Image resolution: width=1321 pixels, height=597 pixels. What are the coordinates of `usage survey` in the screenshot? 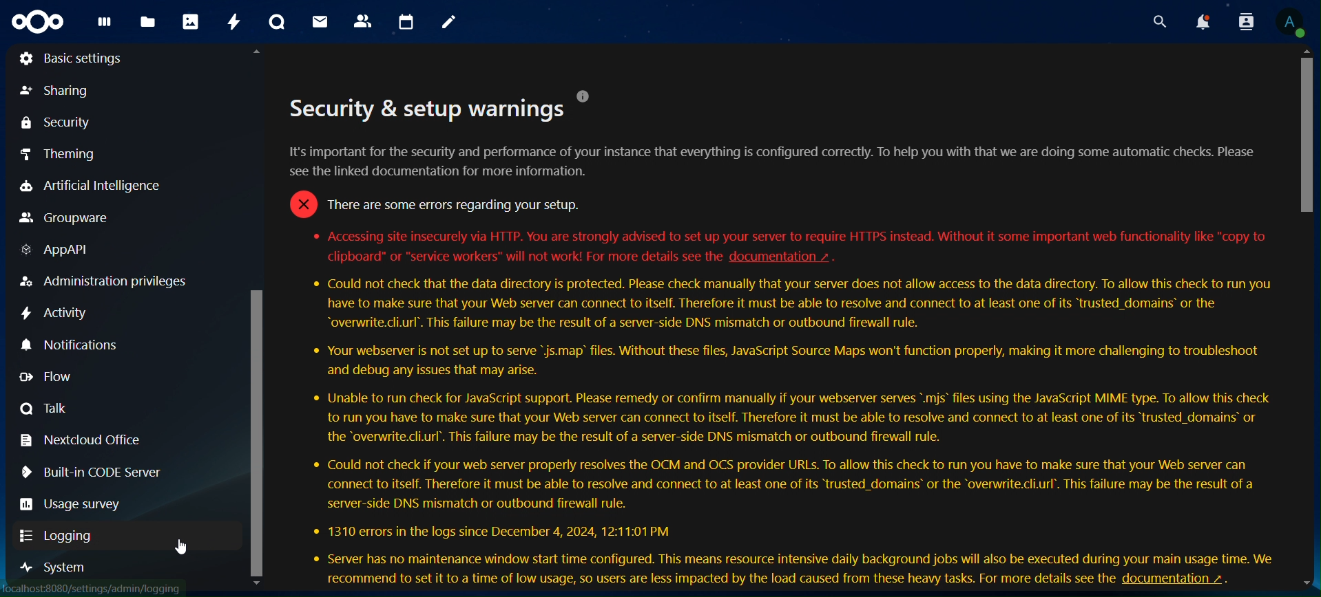 It's located at (72, 504).